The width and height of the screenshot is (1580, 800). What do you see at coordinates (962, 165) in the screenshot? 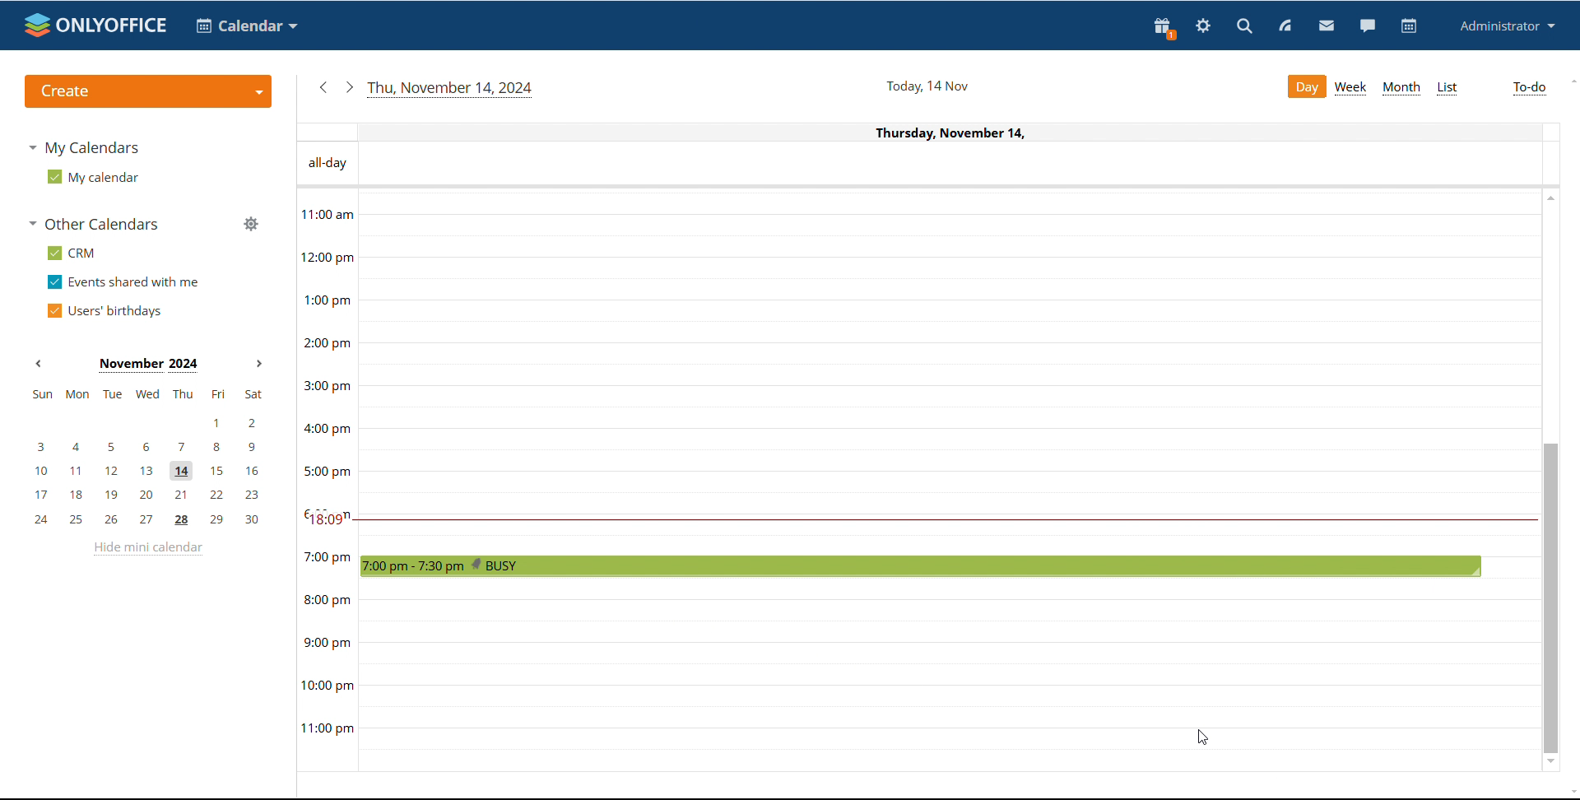
I see `all-day events` at bounding box center [962, 165].